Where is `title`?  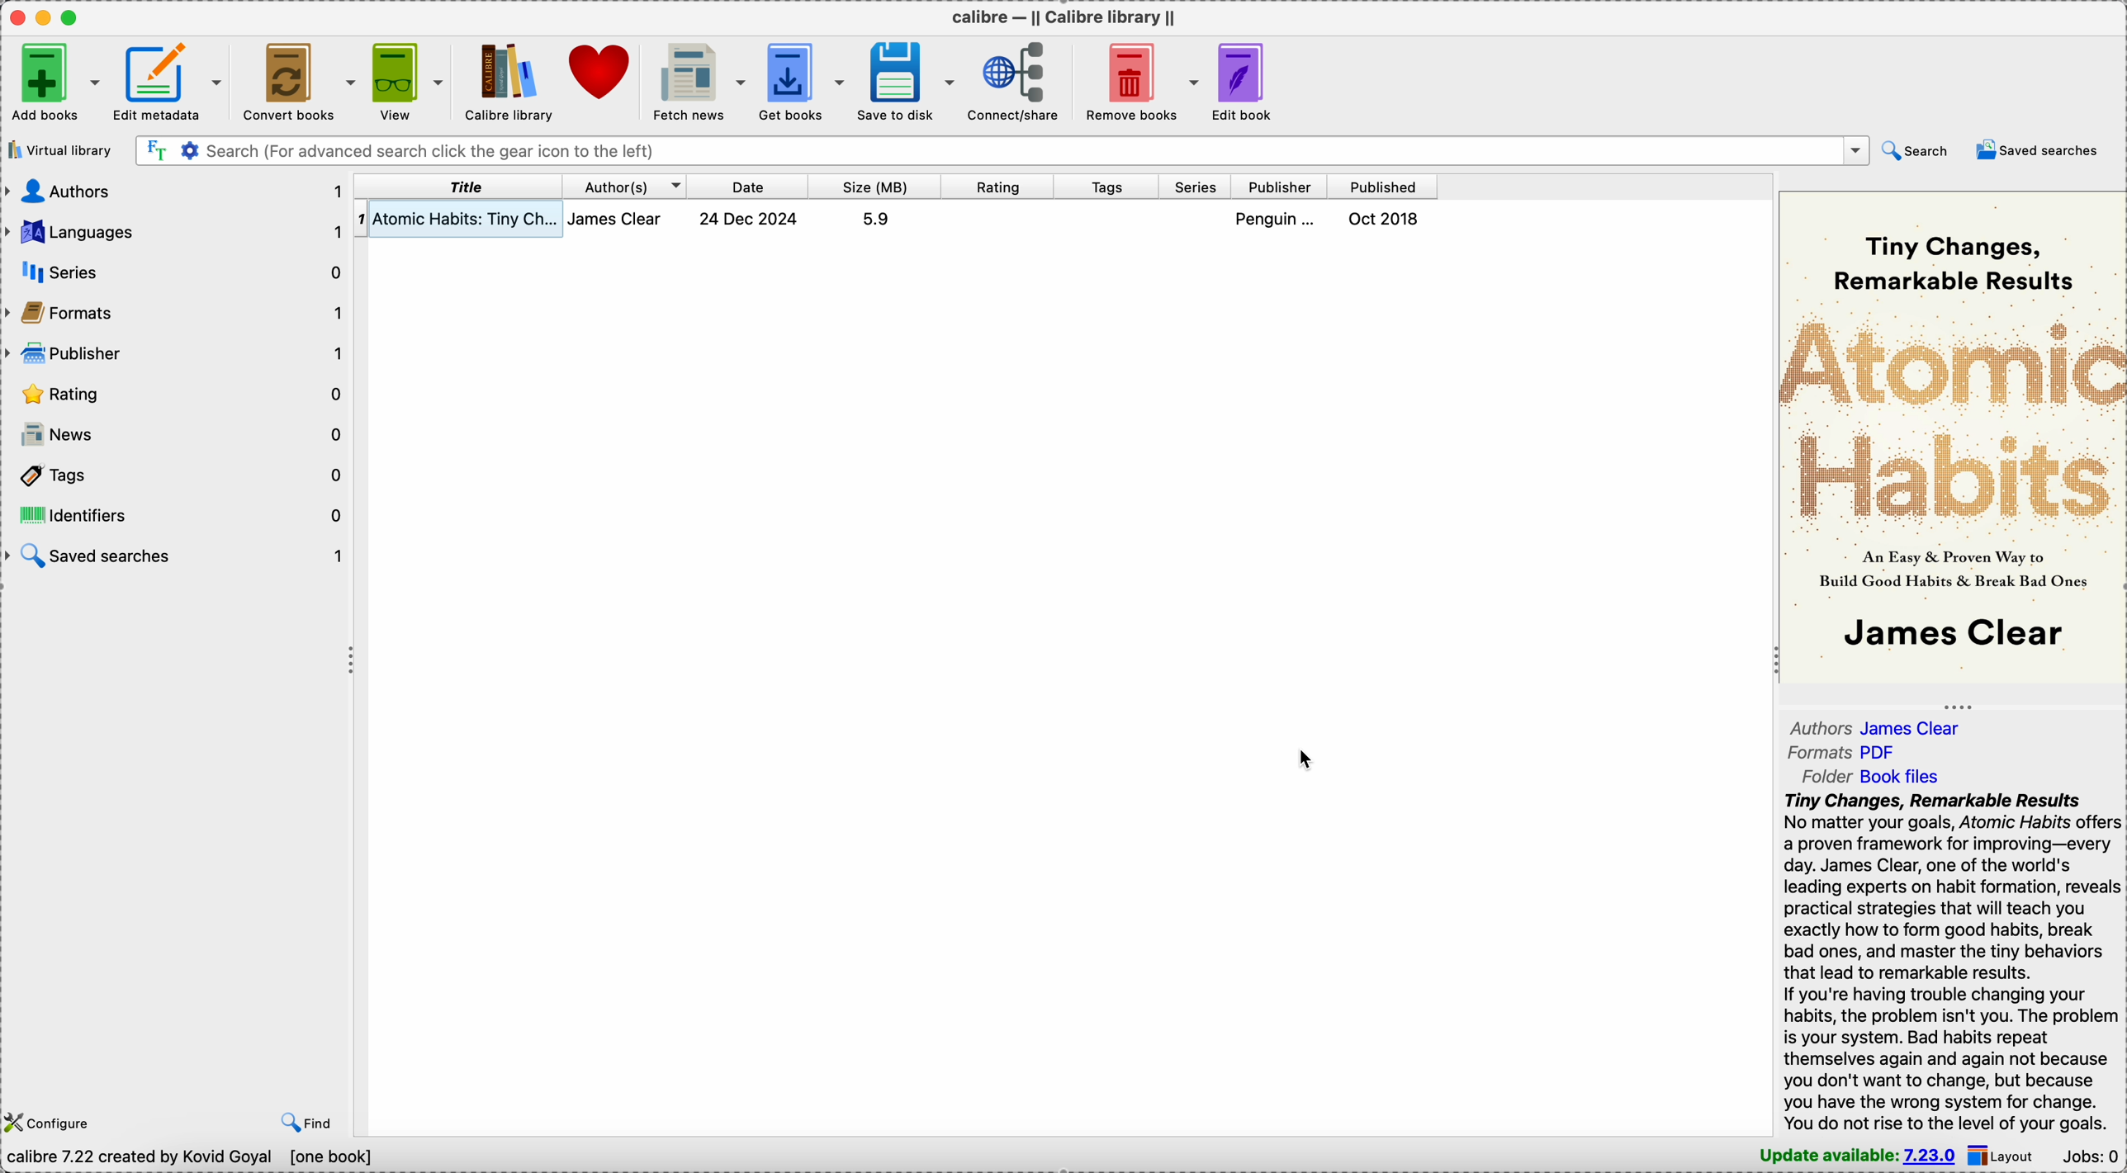 title is located at coordinates (459, 186).